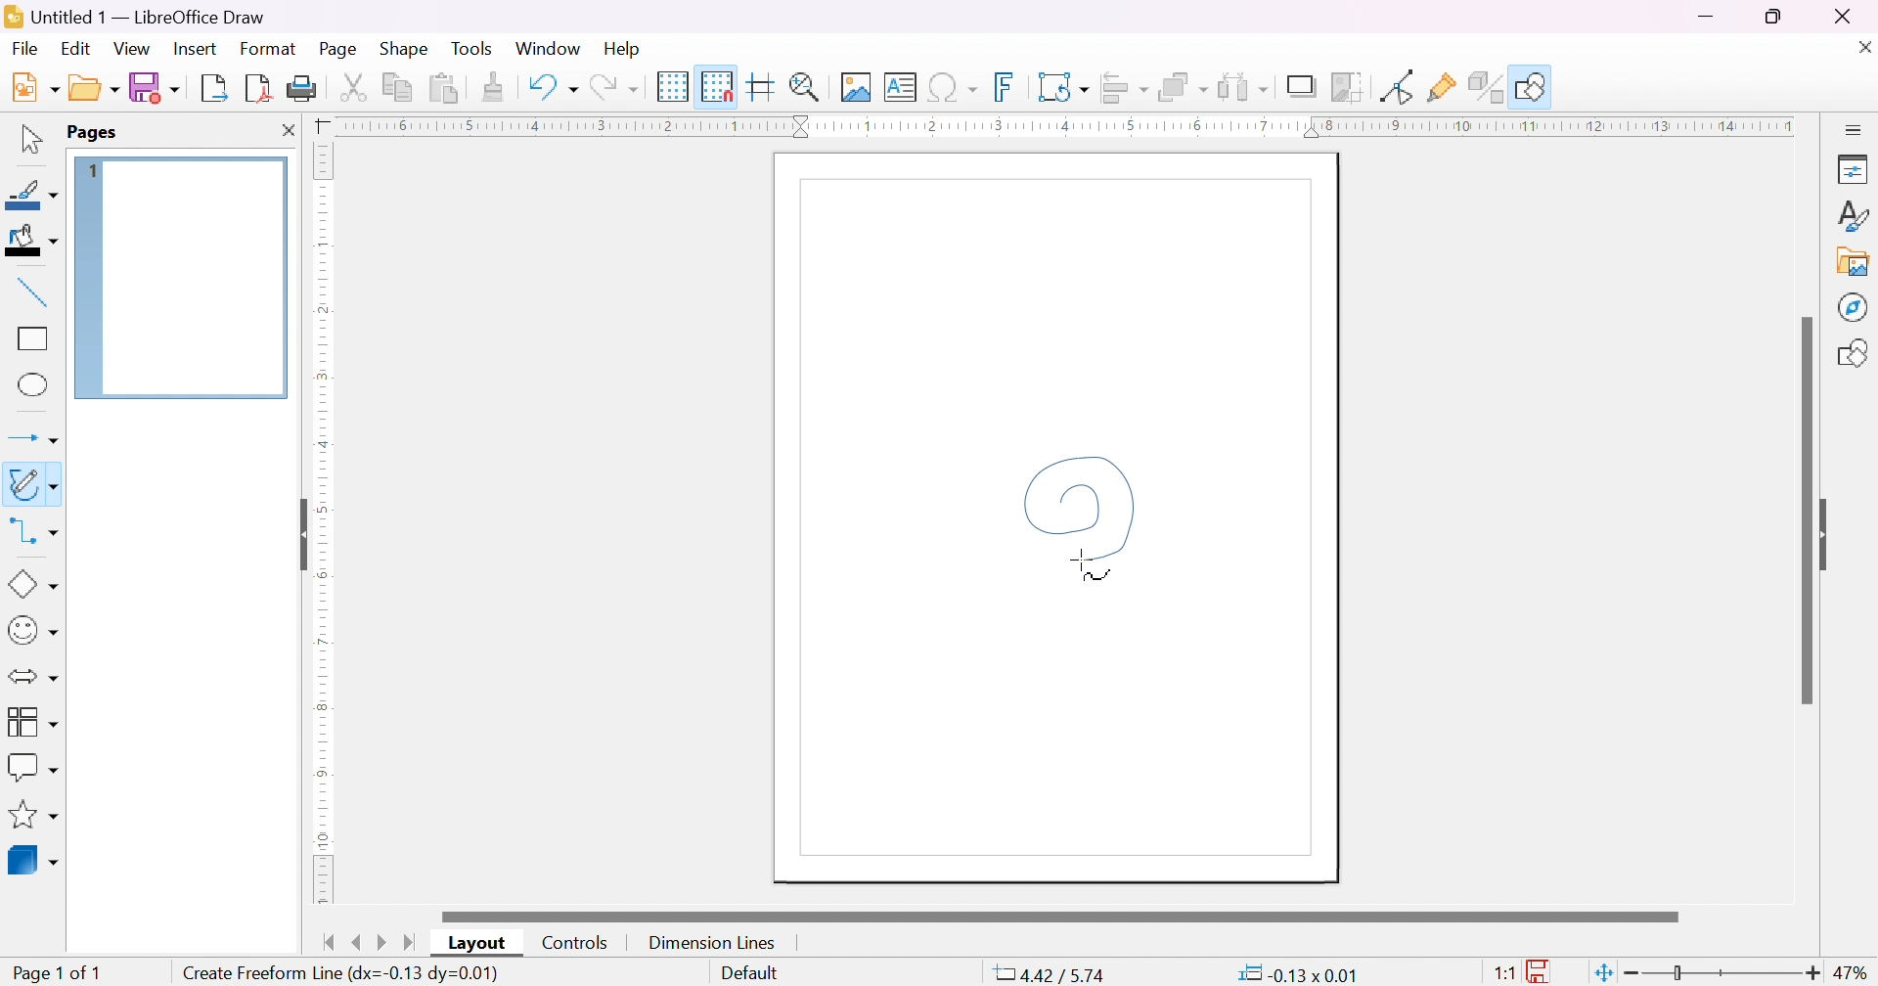  I want to click on shapes, so click(1855, 355).